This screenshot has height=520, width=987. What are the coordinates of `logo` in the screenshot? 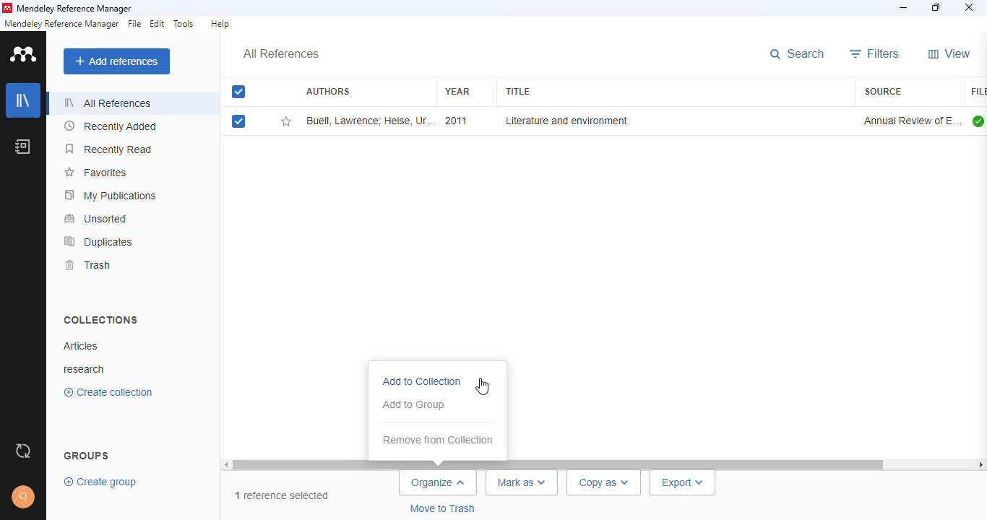 It's located at (7, 8).